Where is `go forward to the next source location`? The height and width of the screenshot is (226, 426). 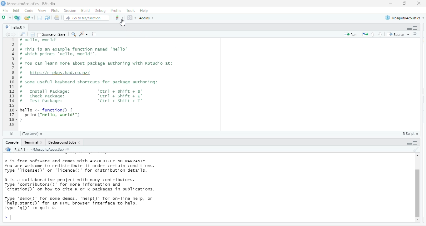 go forward to the next source location is located at coordinates (16, 34).